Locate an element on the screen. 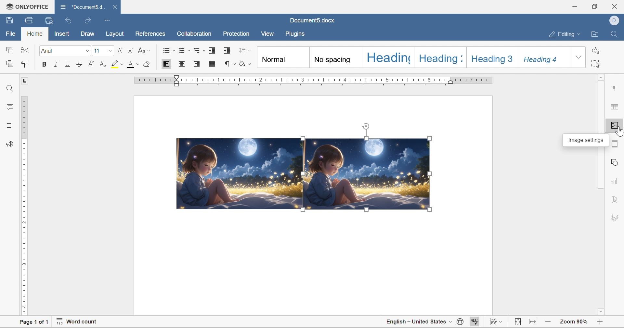 This screenshot has width=624, height=328. multilevel list is located at coordinates (199, 50).